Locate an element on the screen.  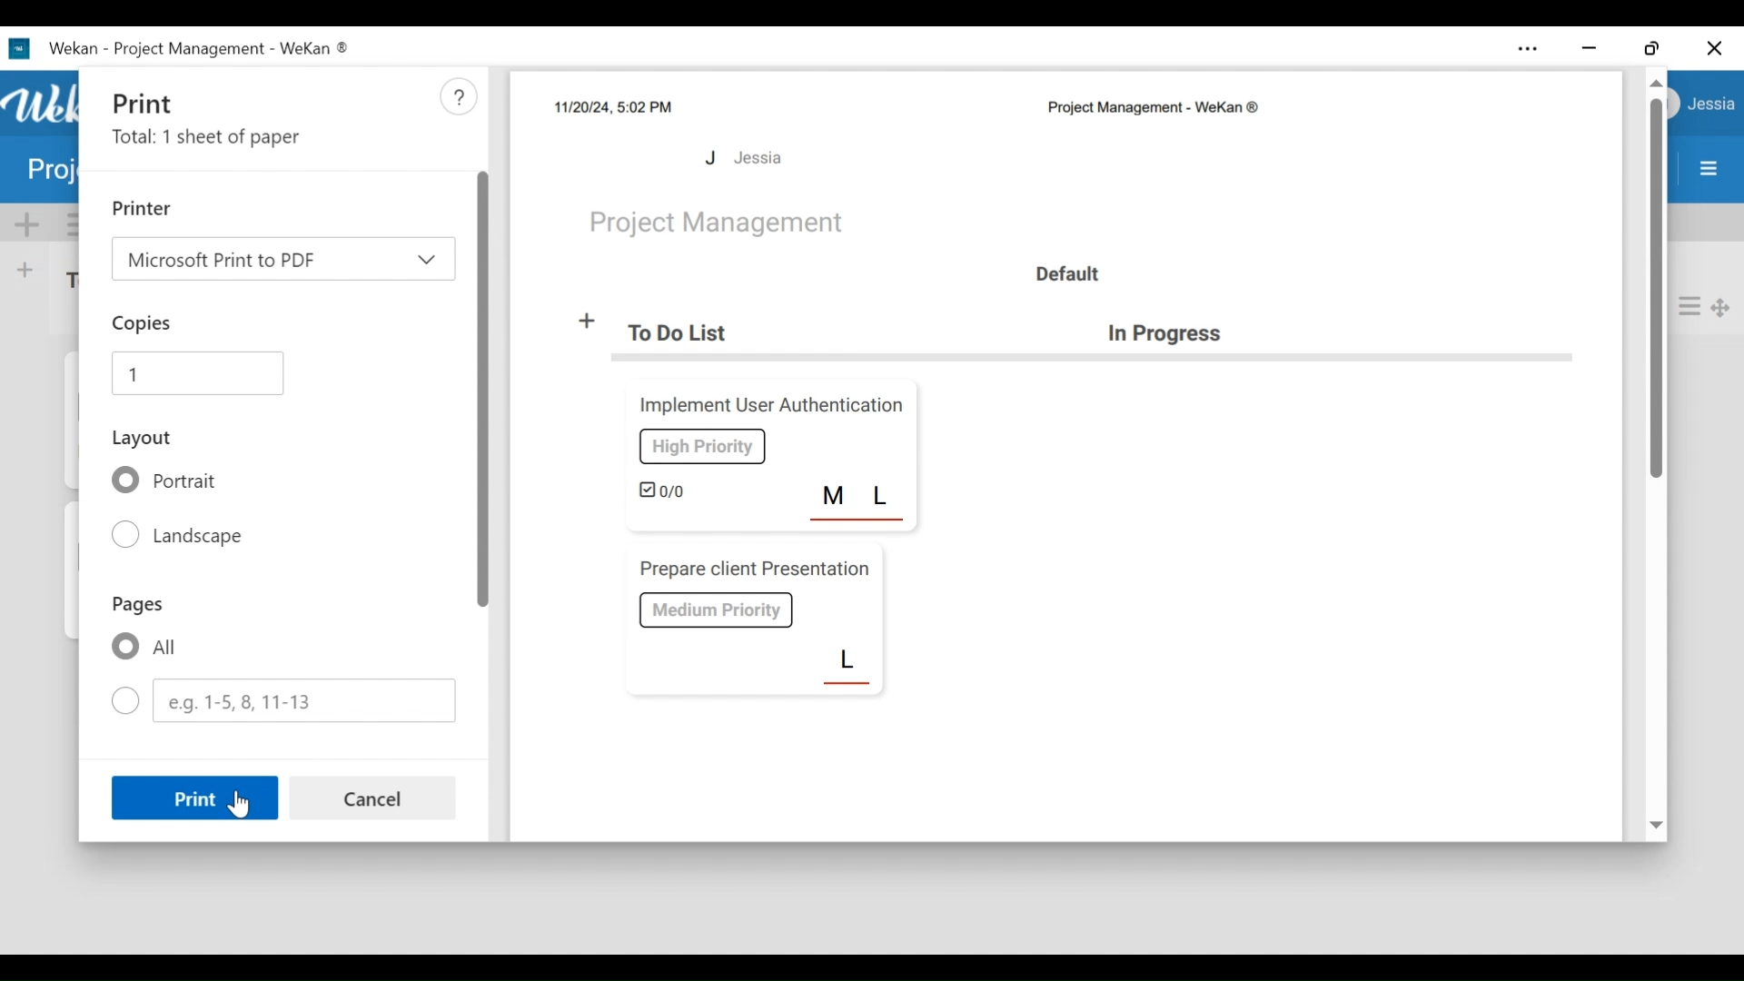
Copy Field is located at coordinates (199, 371).